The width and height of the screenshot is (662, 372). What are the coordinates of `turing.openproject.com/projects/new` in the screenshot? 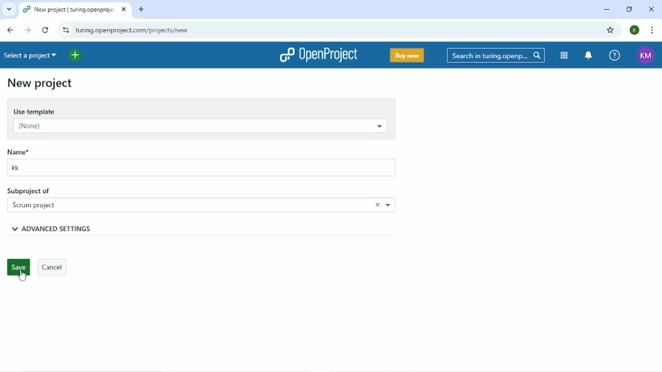 It's located at (150, 30).